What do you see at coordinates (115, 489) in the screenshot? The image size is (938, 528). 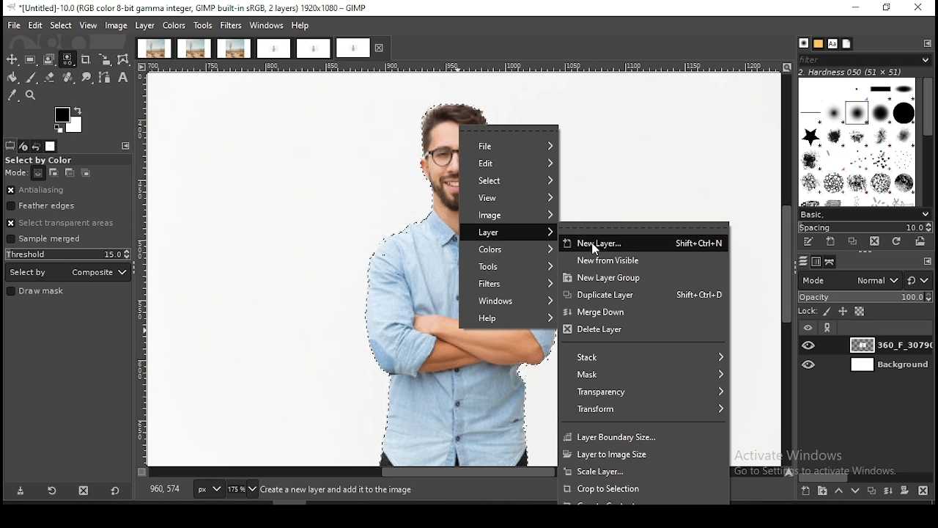 I see `reset` at bounding box center [115, 489].